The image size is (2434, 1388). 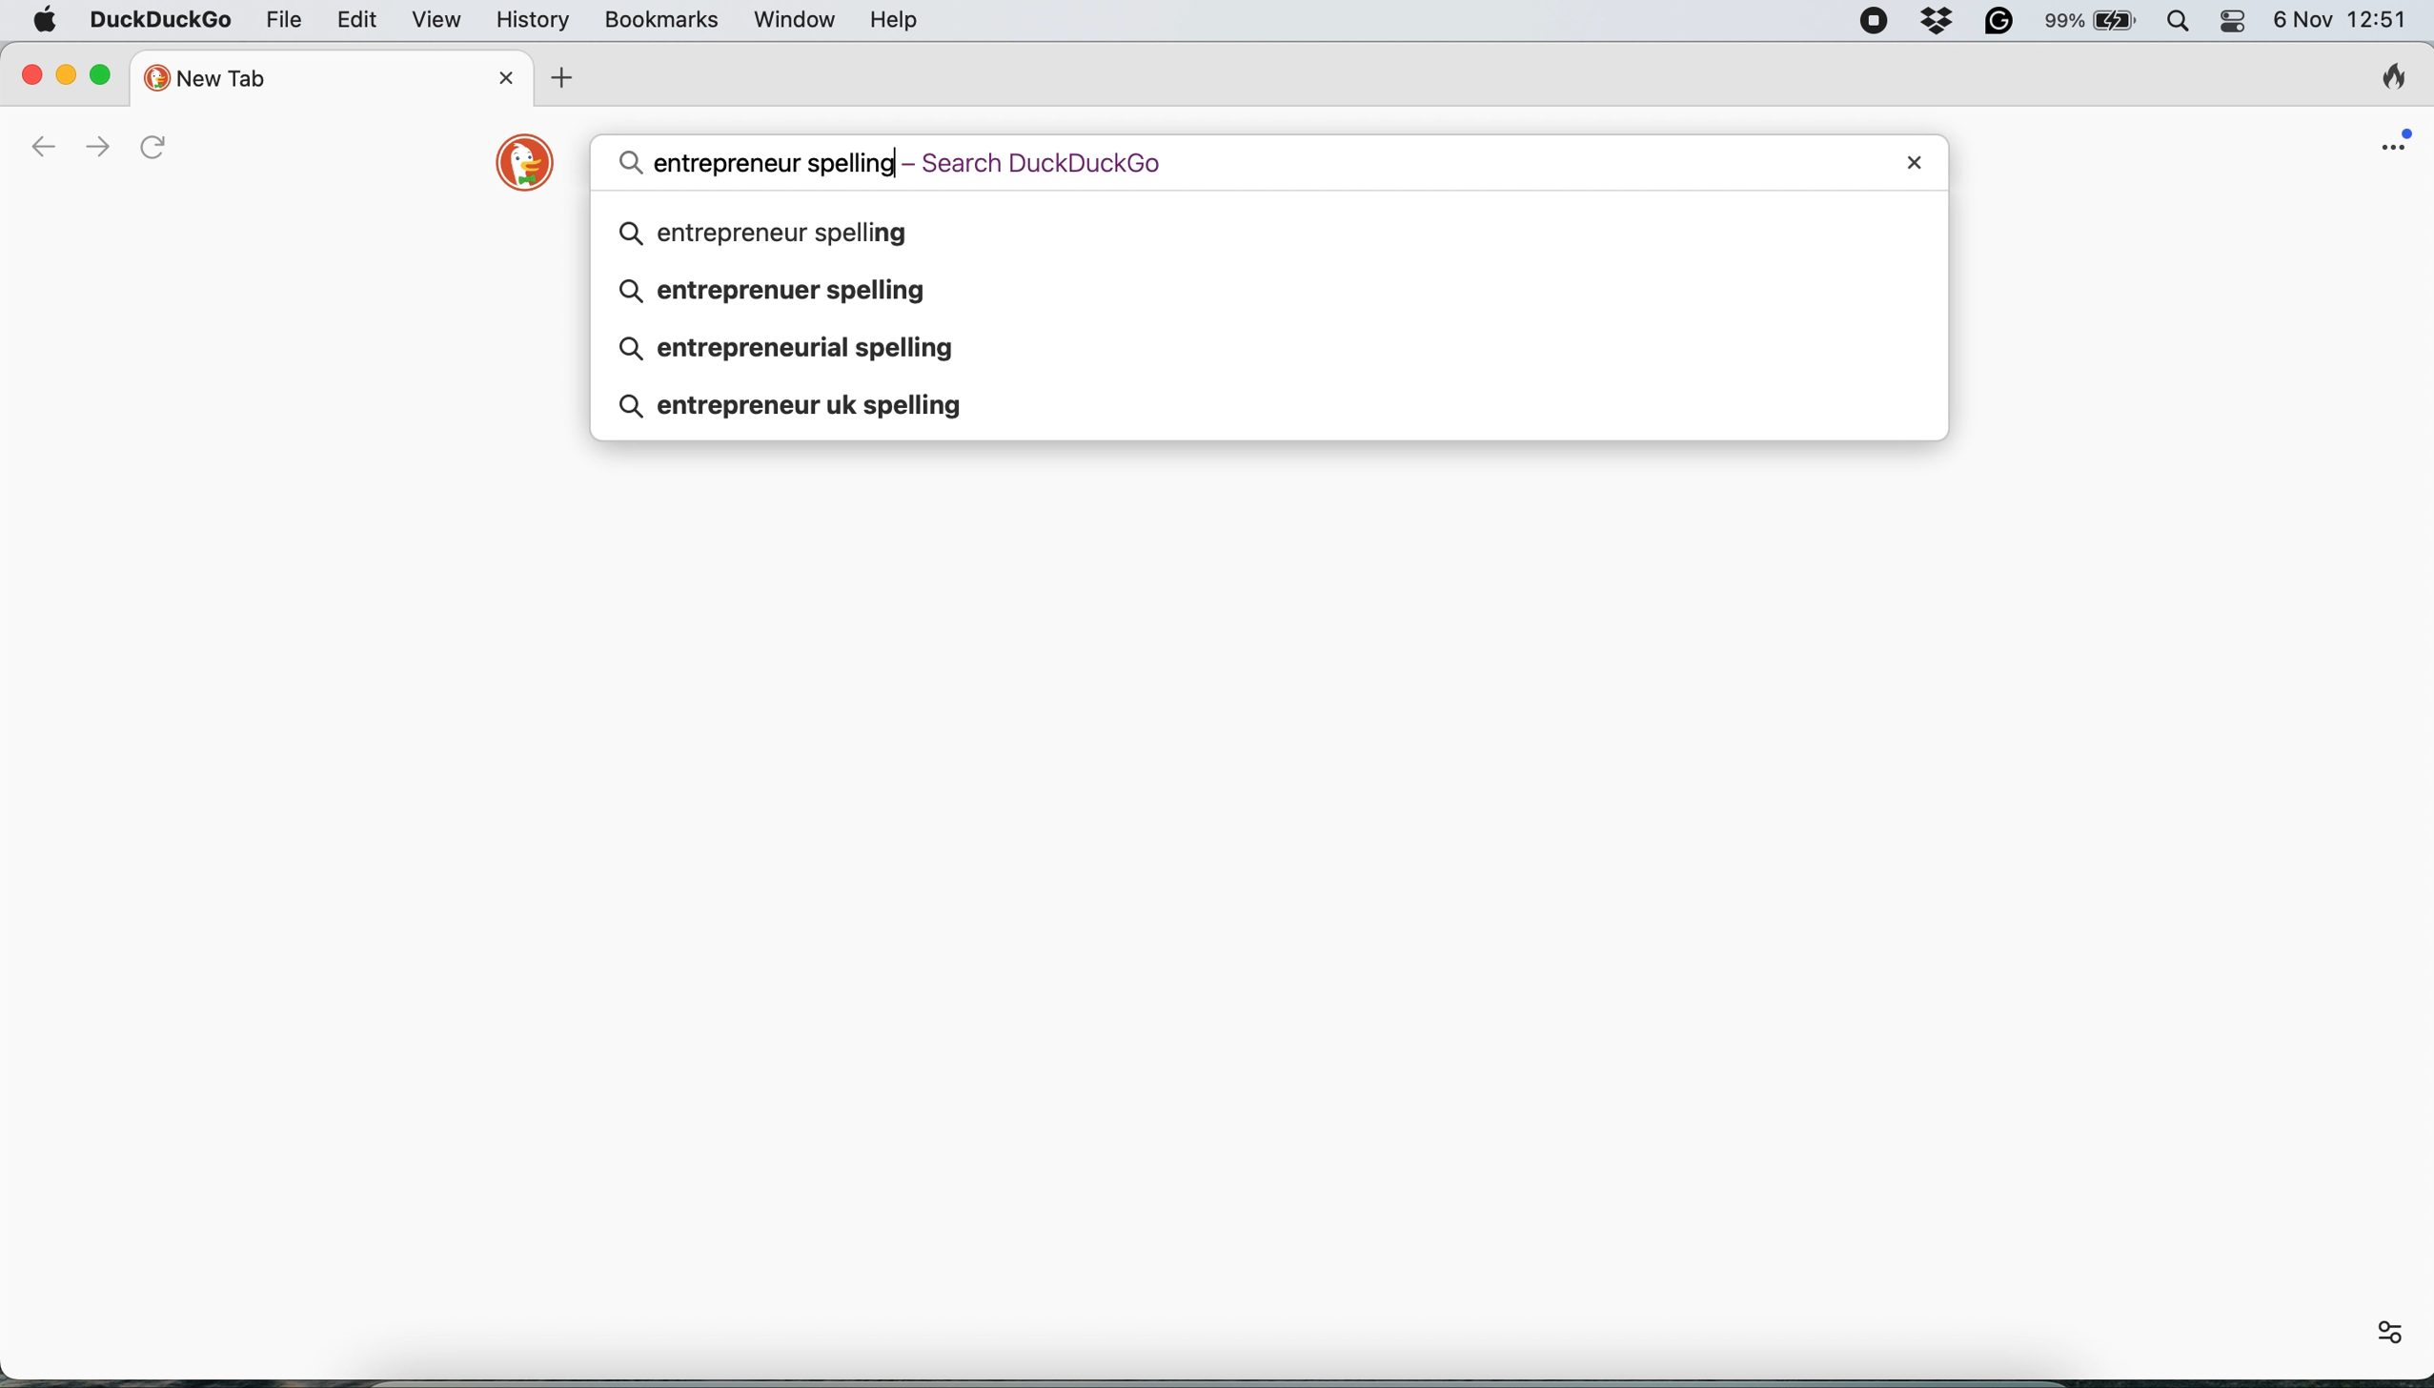 I want to click on entrepreneur spelling, so click(x=763, y=234).